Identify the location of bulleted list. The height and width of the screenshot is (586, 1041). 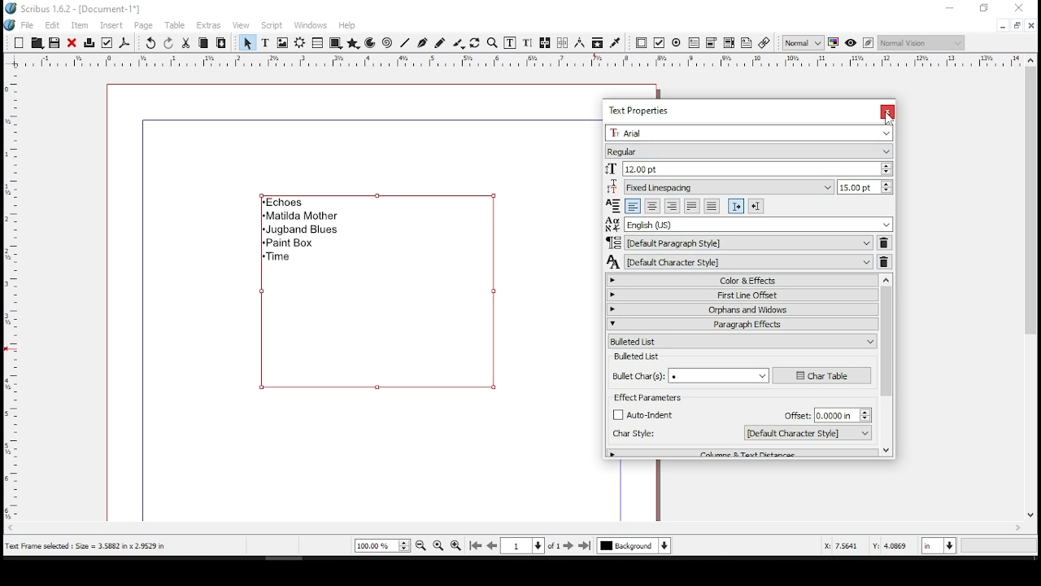
(743, 342).